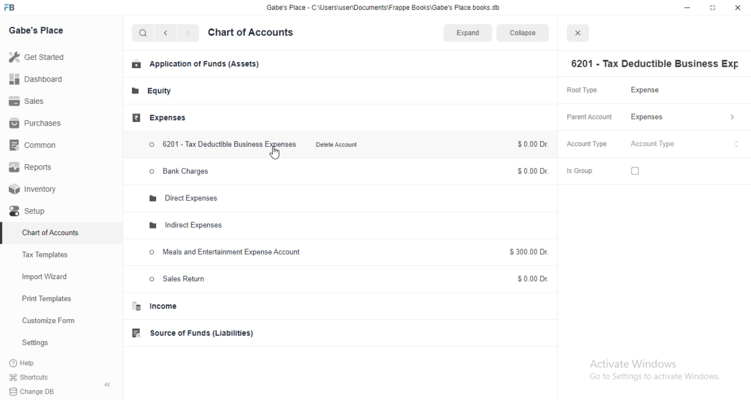  I want to click on Income, so click(164, 307).